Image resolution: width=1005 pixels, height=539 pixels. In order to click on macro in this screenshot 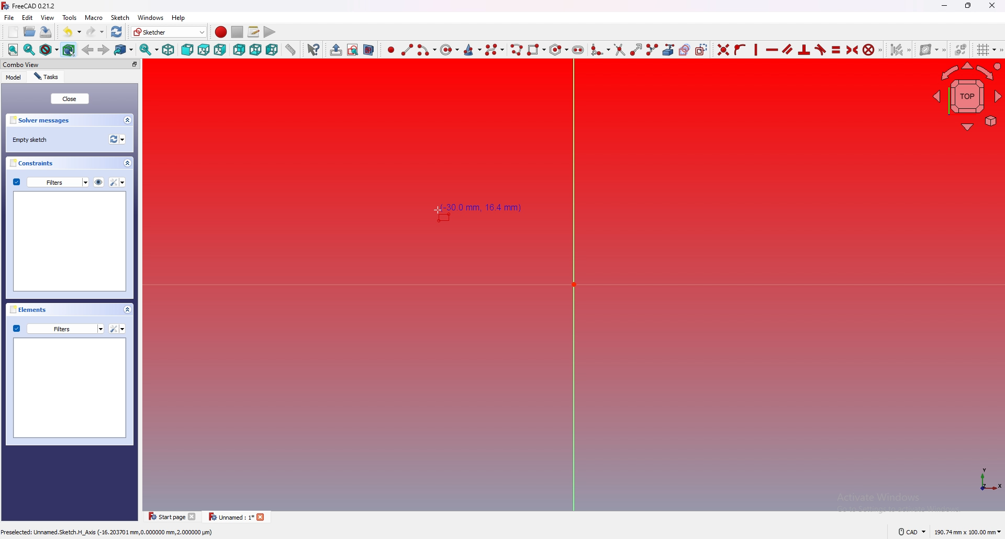, I will do `click(93, 17)`.